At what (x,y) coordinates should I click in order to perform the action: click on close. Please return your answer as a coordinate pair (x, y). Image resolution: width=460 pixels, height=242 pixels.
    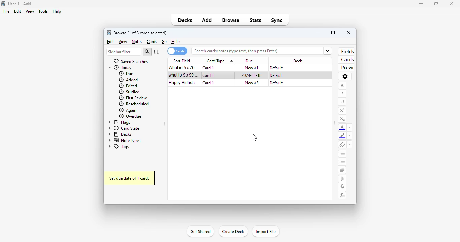
    Looking at the image, I should click on (452, 4).